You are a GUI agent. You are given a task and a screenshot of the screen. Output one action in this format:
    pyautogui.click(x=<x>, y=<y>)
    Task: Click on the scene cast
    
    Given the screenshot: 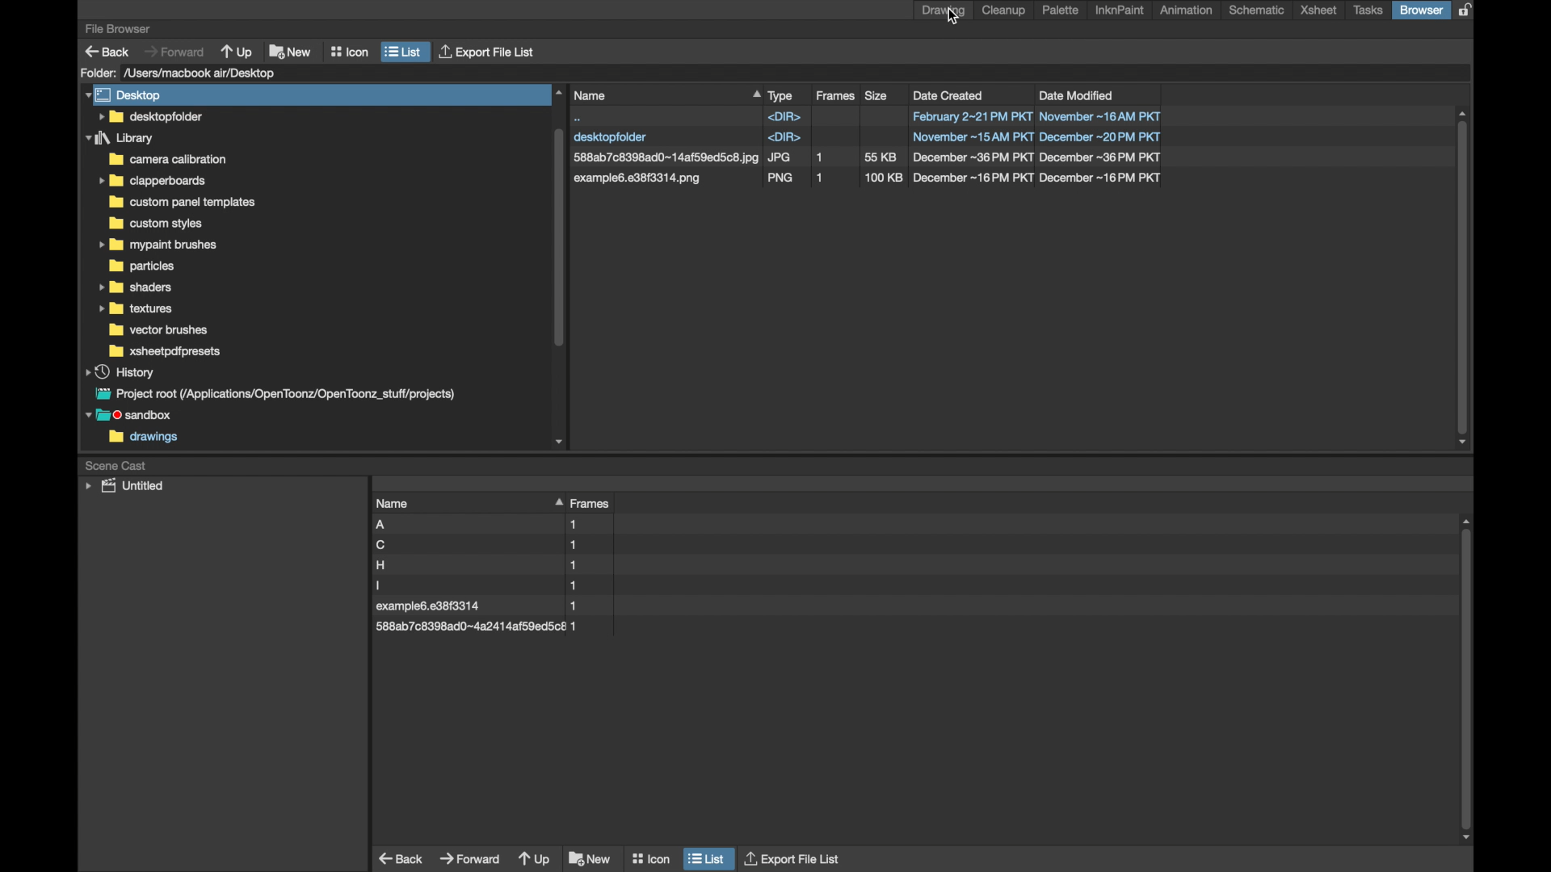 What is the action you would take?
    pyautogui.click(x=116, y=464)
    